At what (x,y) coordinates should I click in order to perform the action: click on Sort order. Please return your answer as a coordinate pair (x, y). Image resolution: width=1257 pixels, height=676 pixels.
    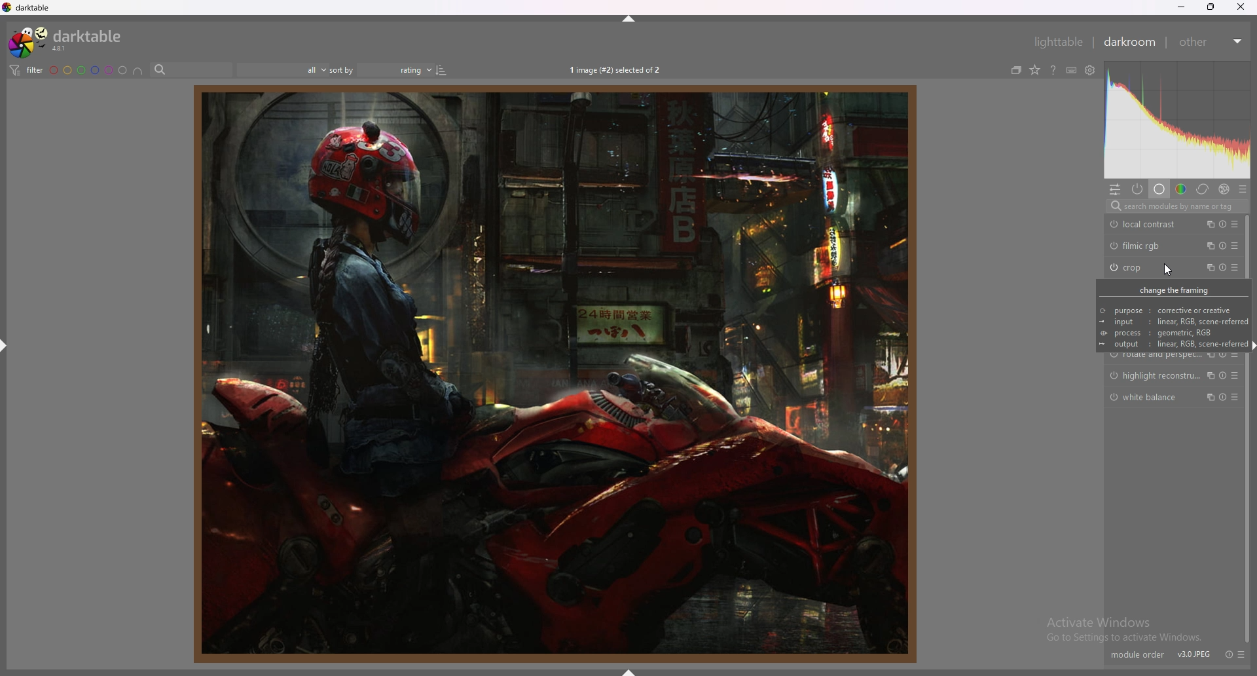
    Looking at the image, I should click on (403, 69).